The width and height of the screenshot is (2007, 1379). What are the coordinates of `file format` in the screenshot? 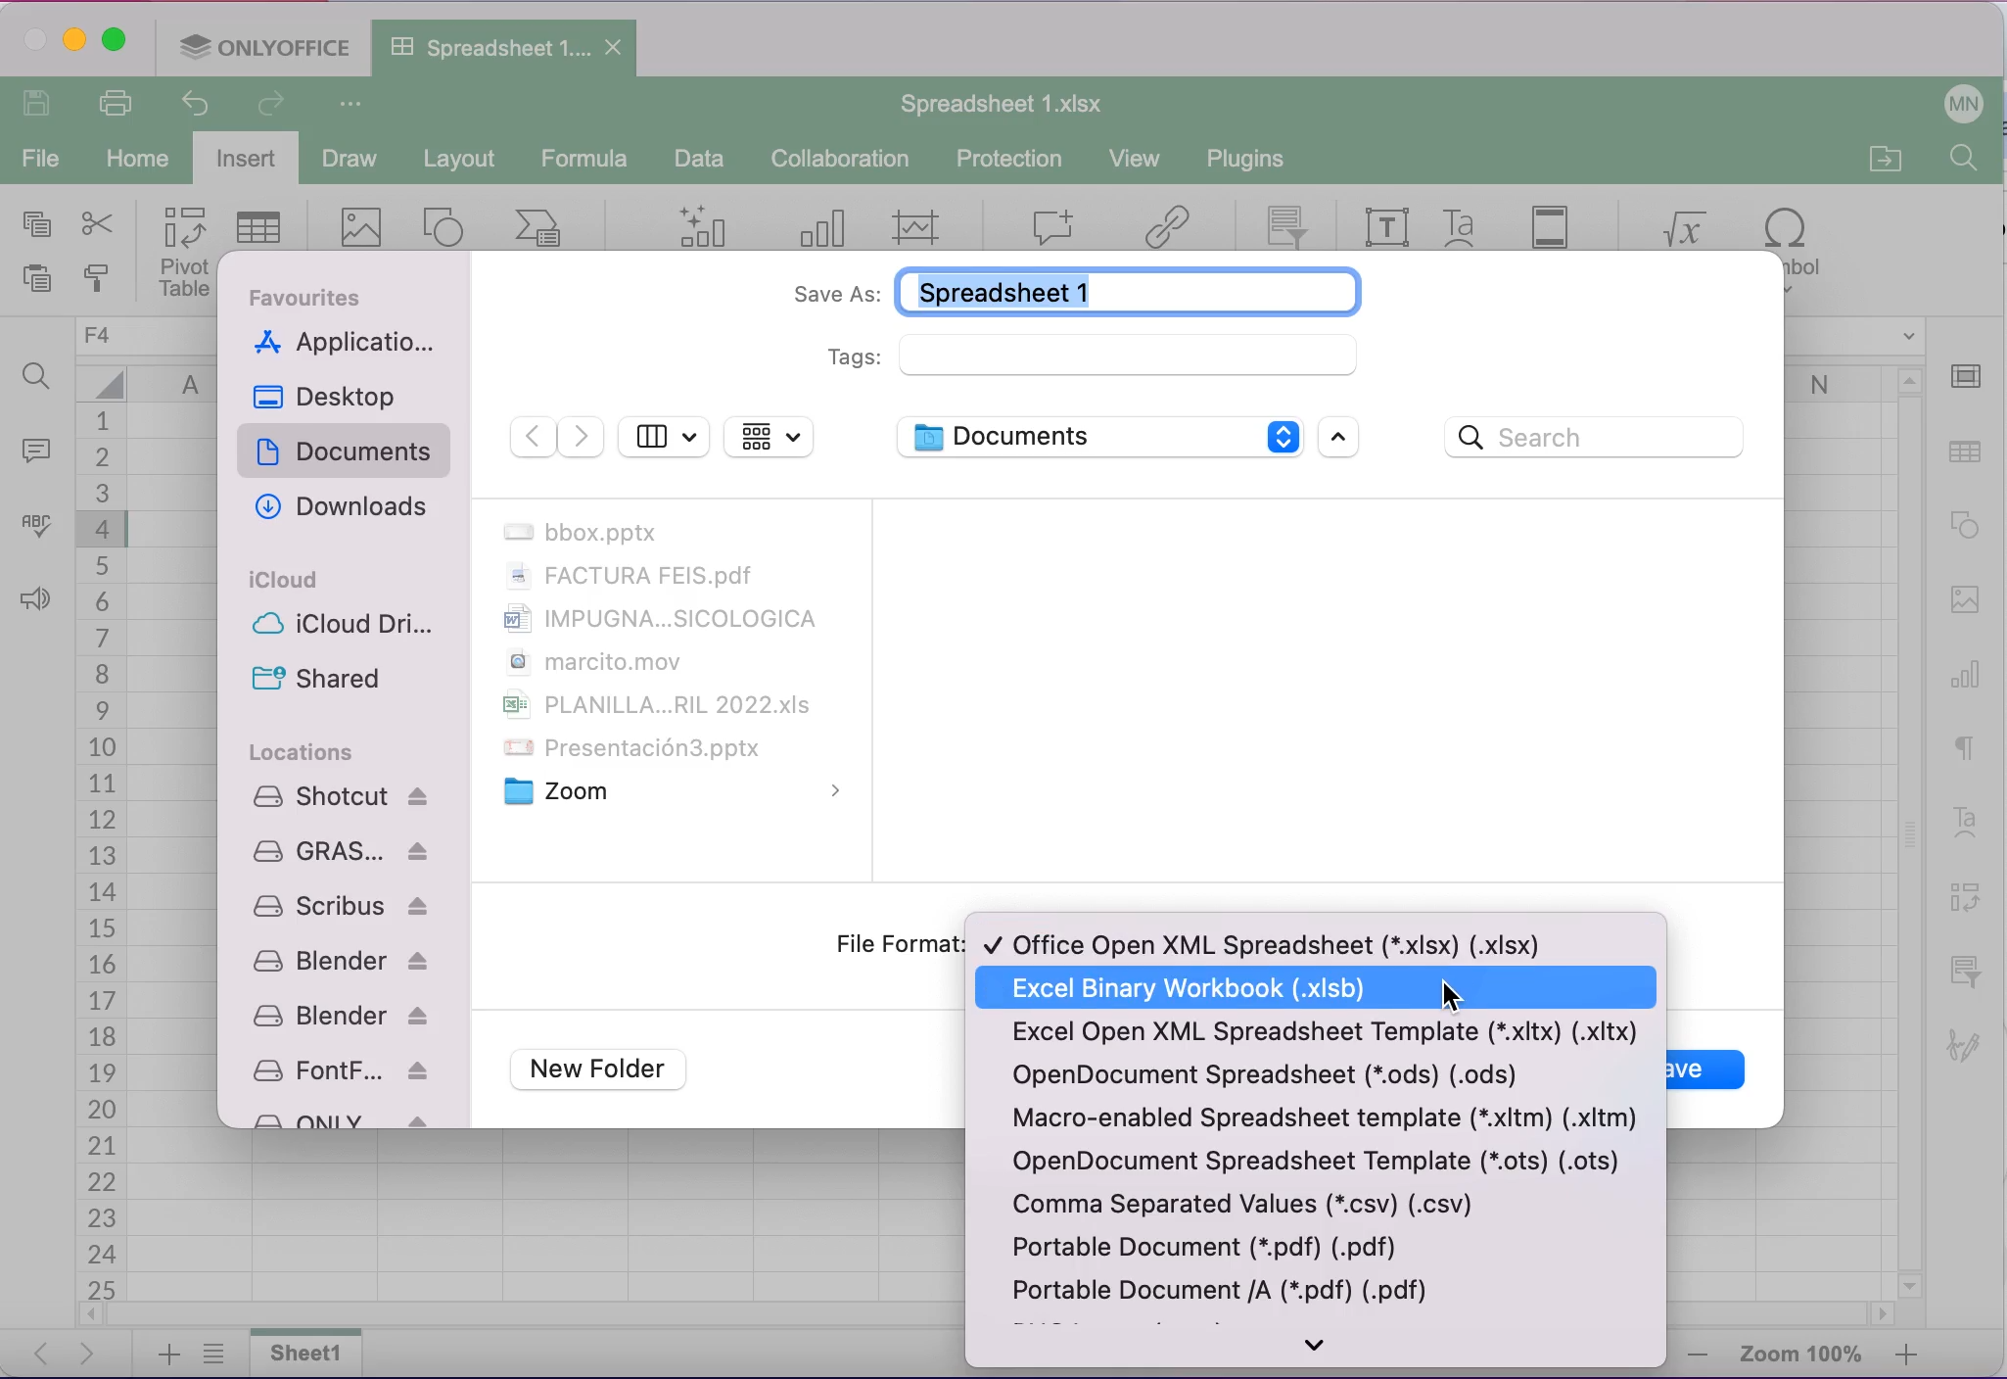 It's located at (898, 943).